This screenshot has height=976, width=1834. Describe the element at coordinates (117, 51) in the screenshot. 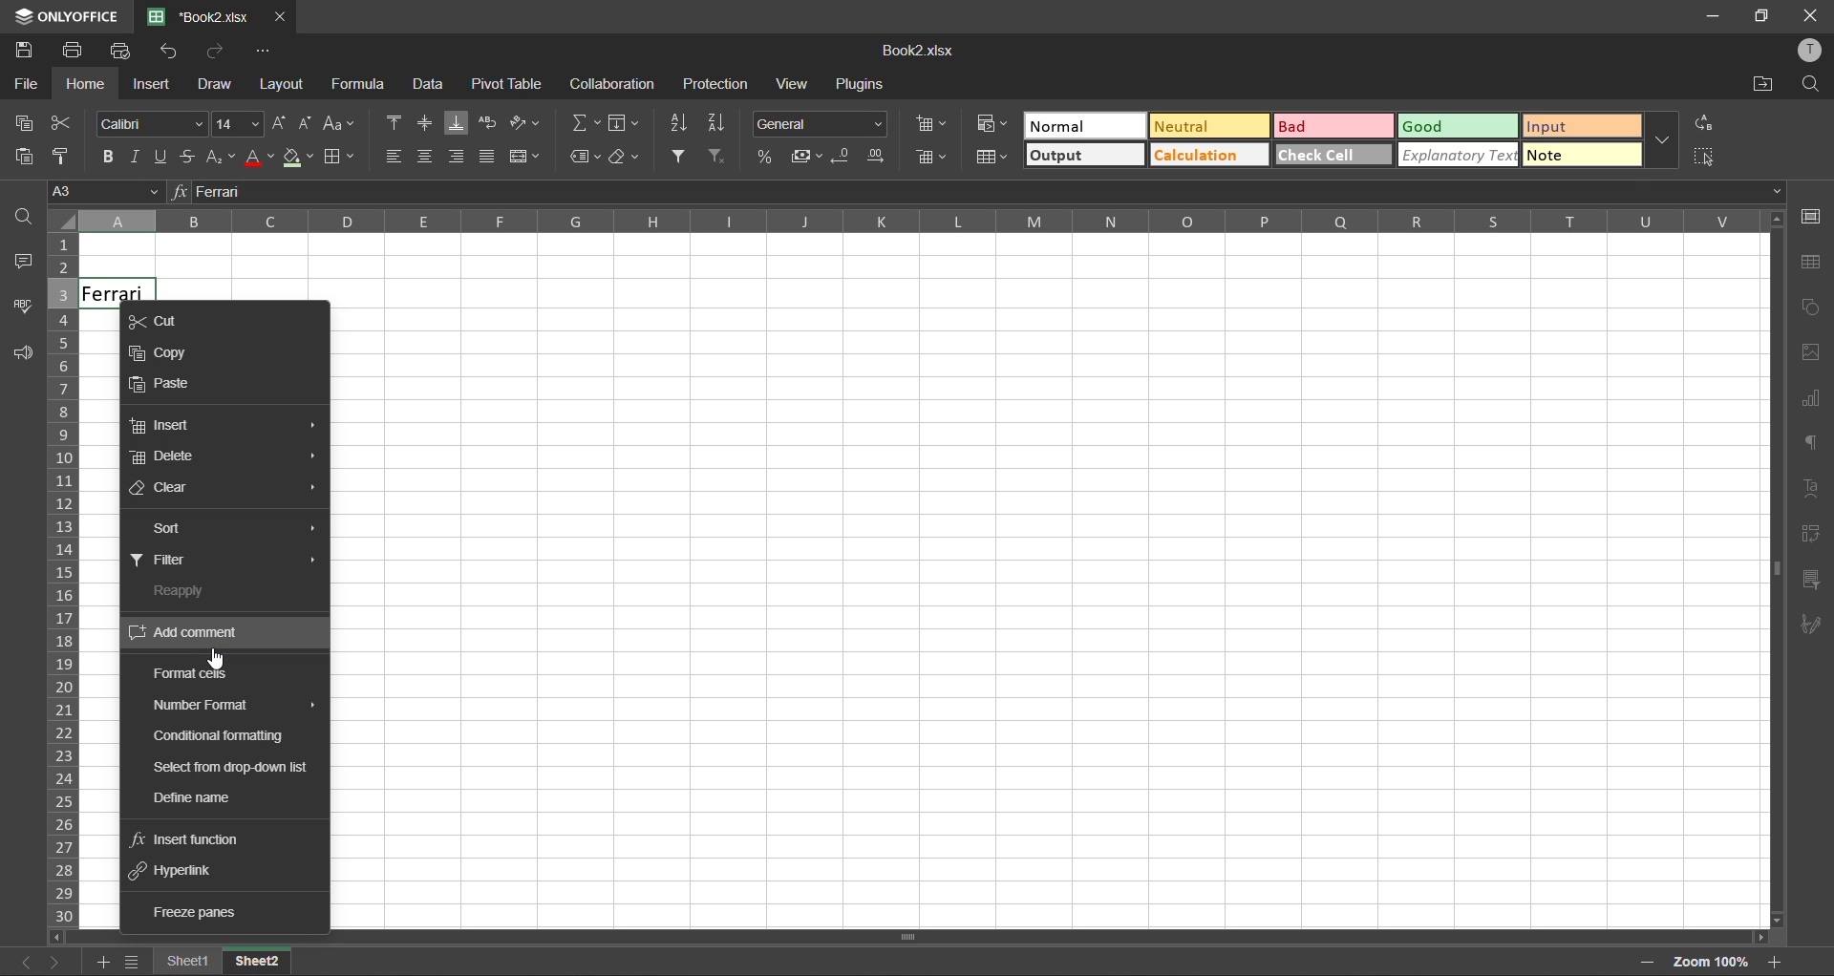

I see `quick print` at that location.